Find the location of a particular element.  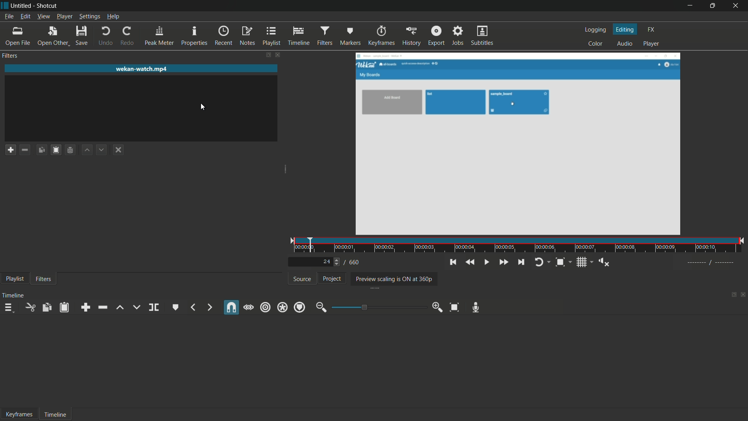

open file is located at coordinates (16, 35).